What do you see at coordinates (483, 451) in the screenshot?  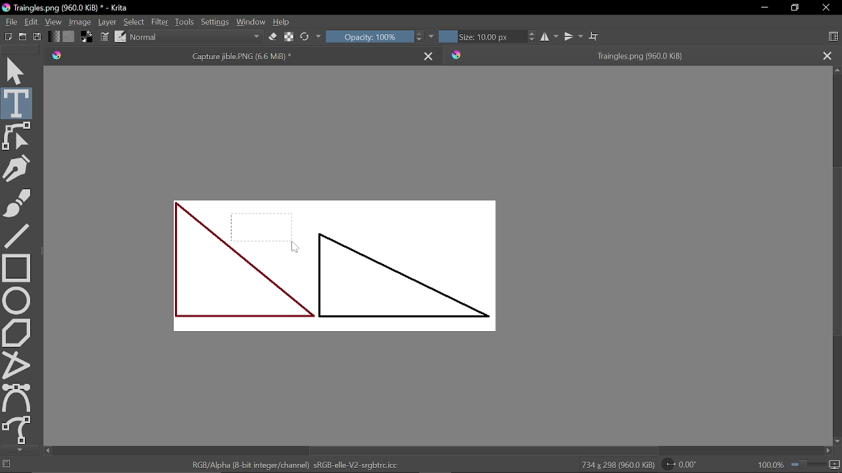 I see `Horizontal scrollbar` at bounding box center [483, 451].